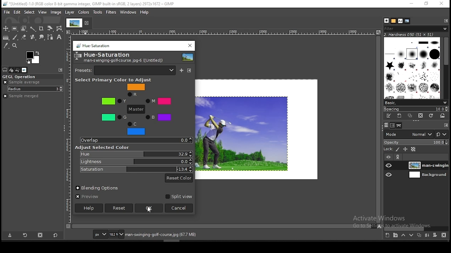 Image resolution: width=451 pixels, height=253 pixels. Describe the element at coordinates (55, 235) in the screenshot. I see `restore to defaults` at that location.